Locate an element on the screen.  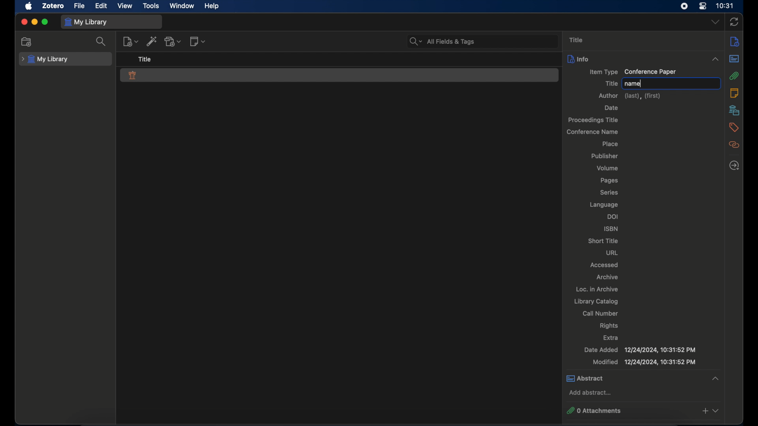
my library is located at coordinates (45, 60).